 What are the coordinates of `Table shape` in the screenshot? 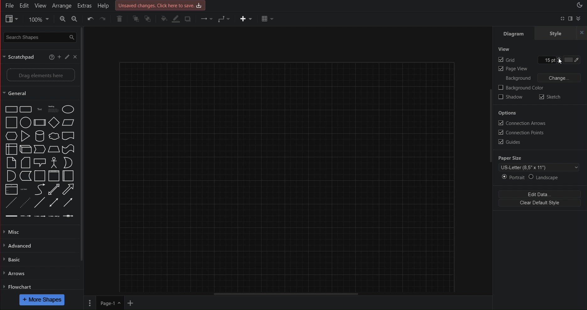 It's located at (9, 148).